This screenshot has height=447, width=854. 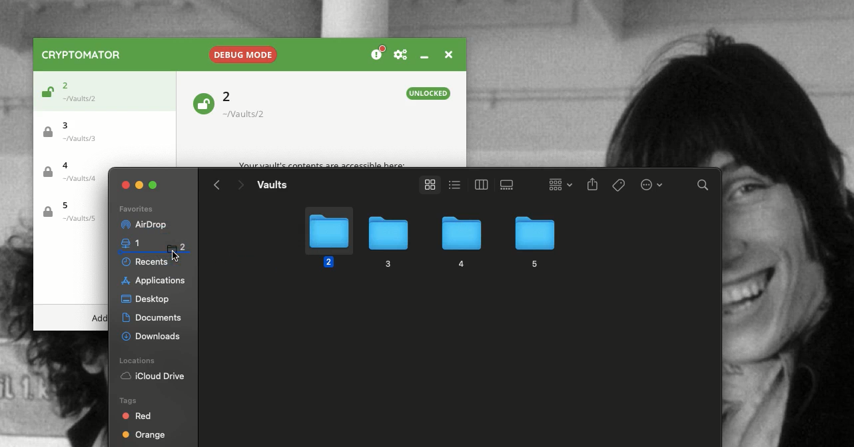 What do you see at coordinates (166, 248) in the screenshot?
I see `Dropping 2 to favorites` at bounding box center [166, 248].